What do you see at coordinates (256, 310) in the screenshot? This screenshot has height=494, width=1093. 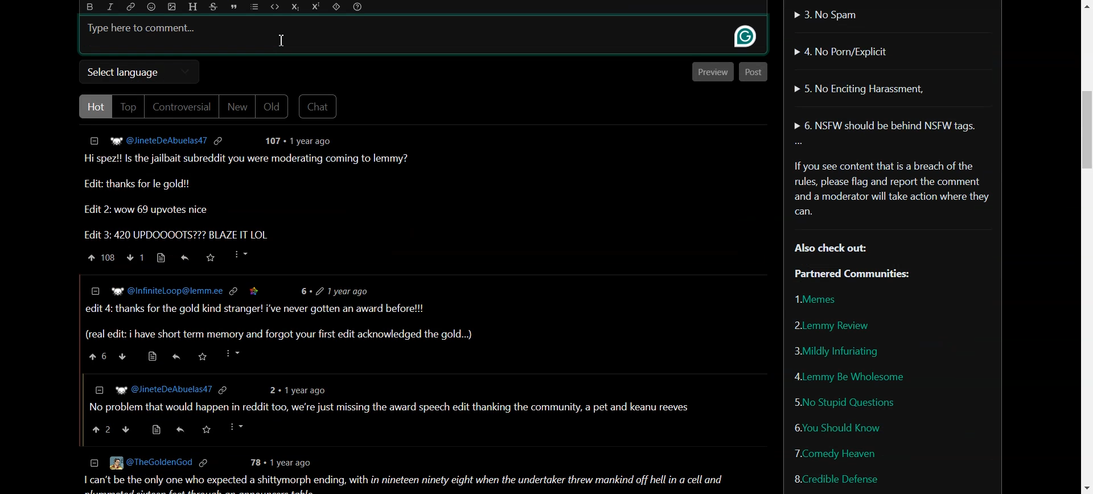 I see `| edit 4: thanks for the gold kind stranger! i've never gotten an award before!!!` at bounding box center [256, 310].